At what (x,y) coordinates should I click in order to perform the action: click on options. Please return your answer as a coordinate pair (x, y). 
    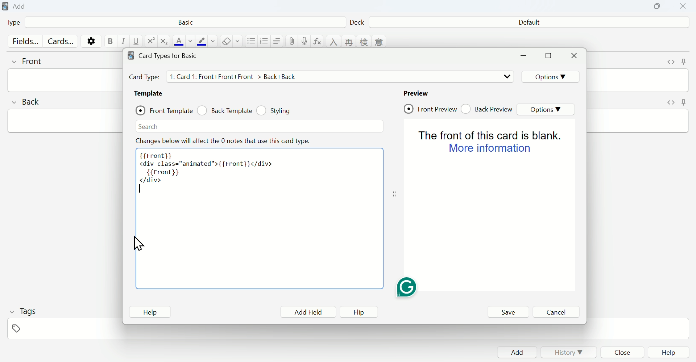
    Looking at the image, I should click on (91, 41).